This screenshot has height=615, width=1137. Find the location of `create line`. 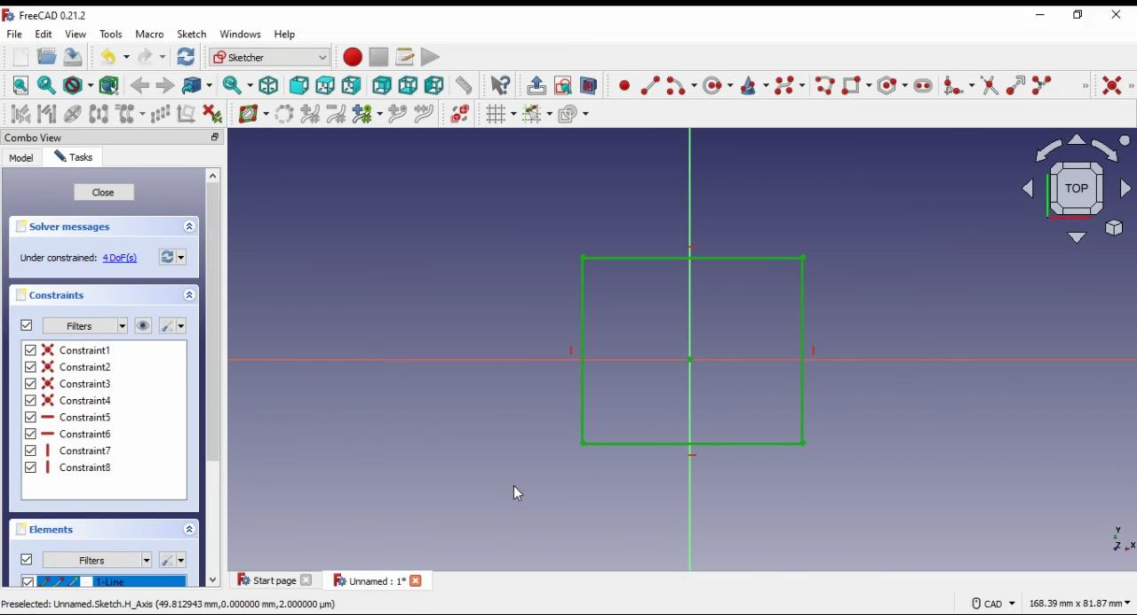

create line is located at coordinates (650, 85).